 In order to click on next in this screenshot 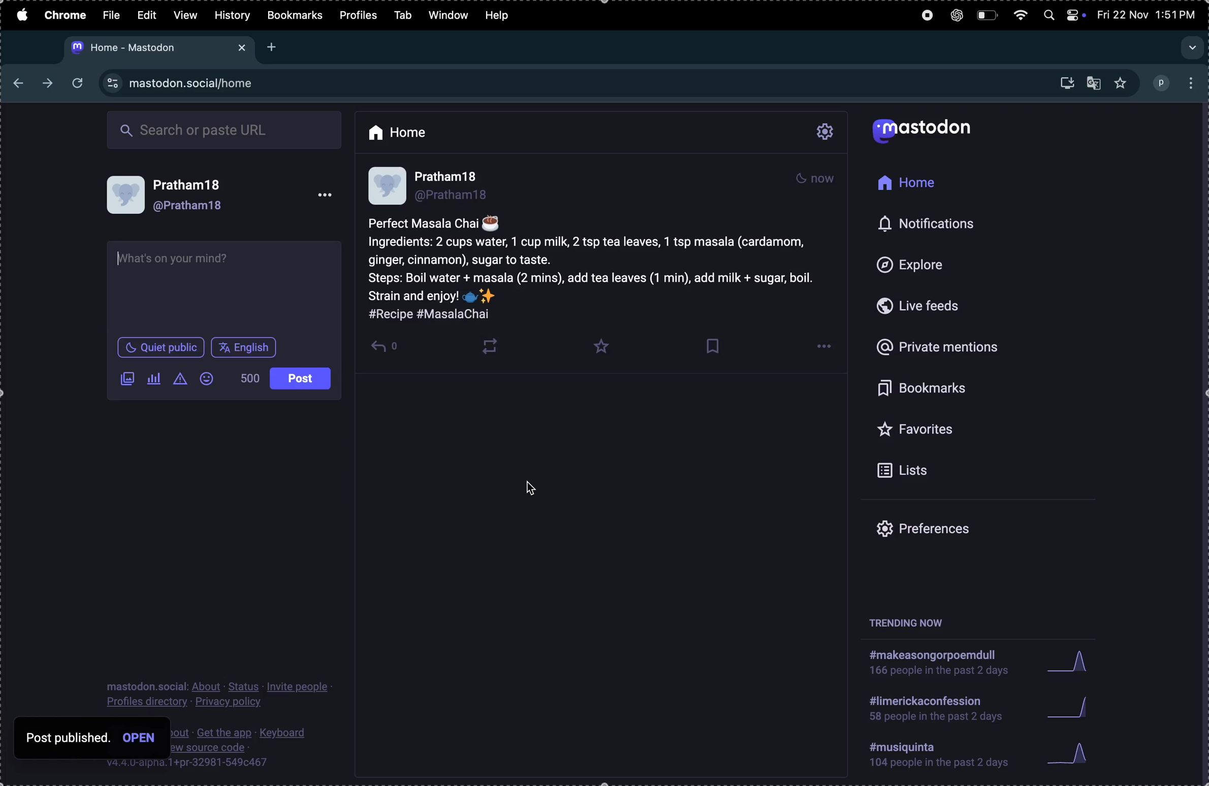, I will do `click(50, 84)`.